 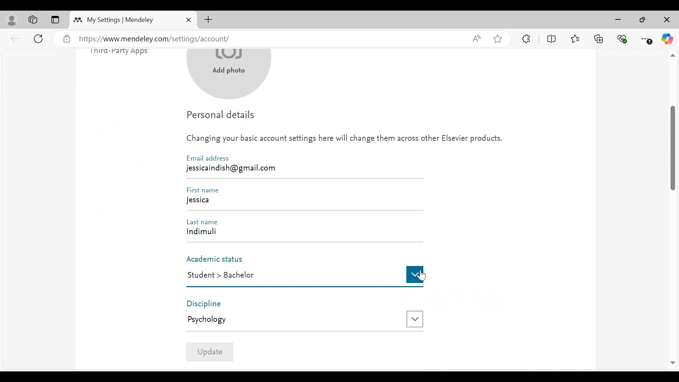 What do you see at coordinates (291, 275) in the screenshot?
I see `Student > Bachelor` at bounding box center [291, 275].